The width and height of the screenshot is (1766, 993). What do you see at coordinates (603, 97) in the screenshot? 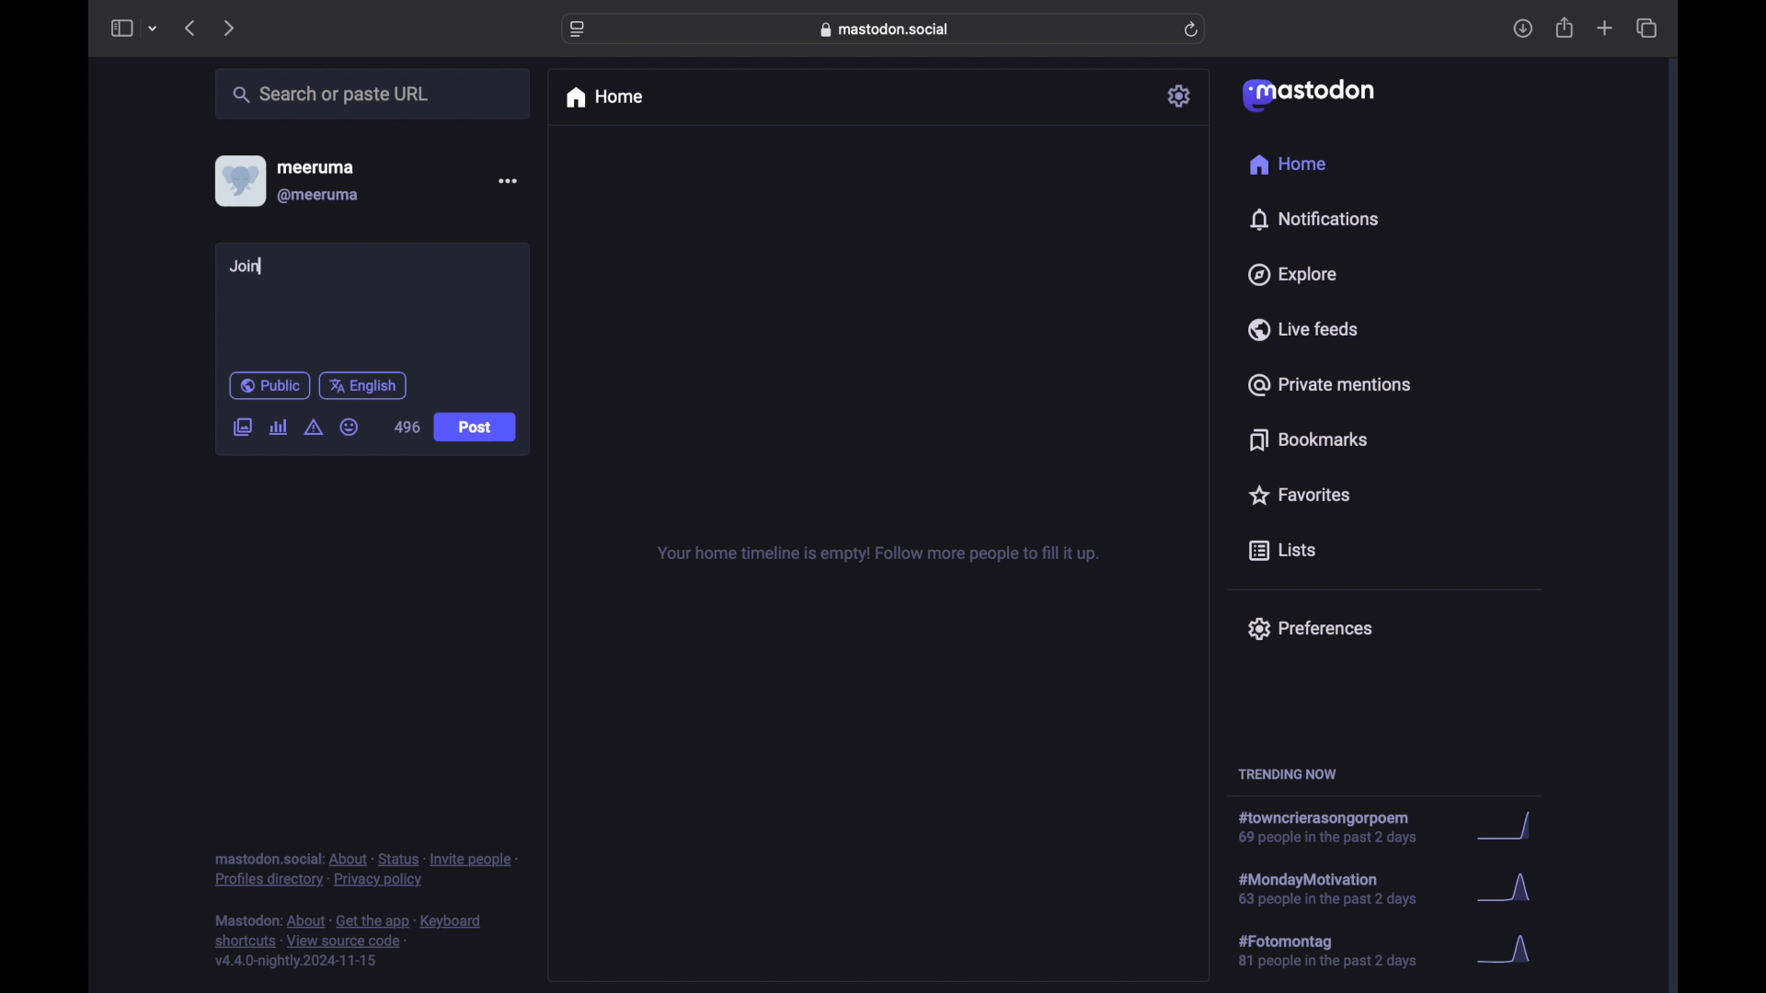
I see `home` at bounding box center [603, 97].